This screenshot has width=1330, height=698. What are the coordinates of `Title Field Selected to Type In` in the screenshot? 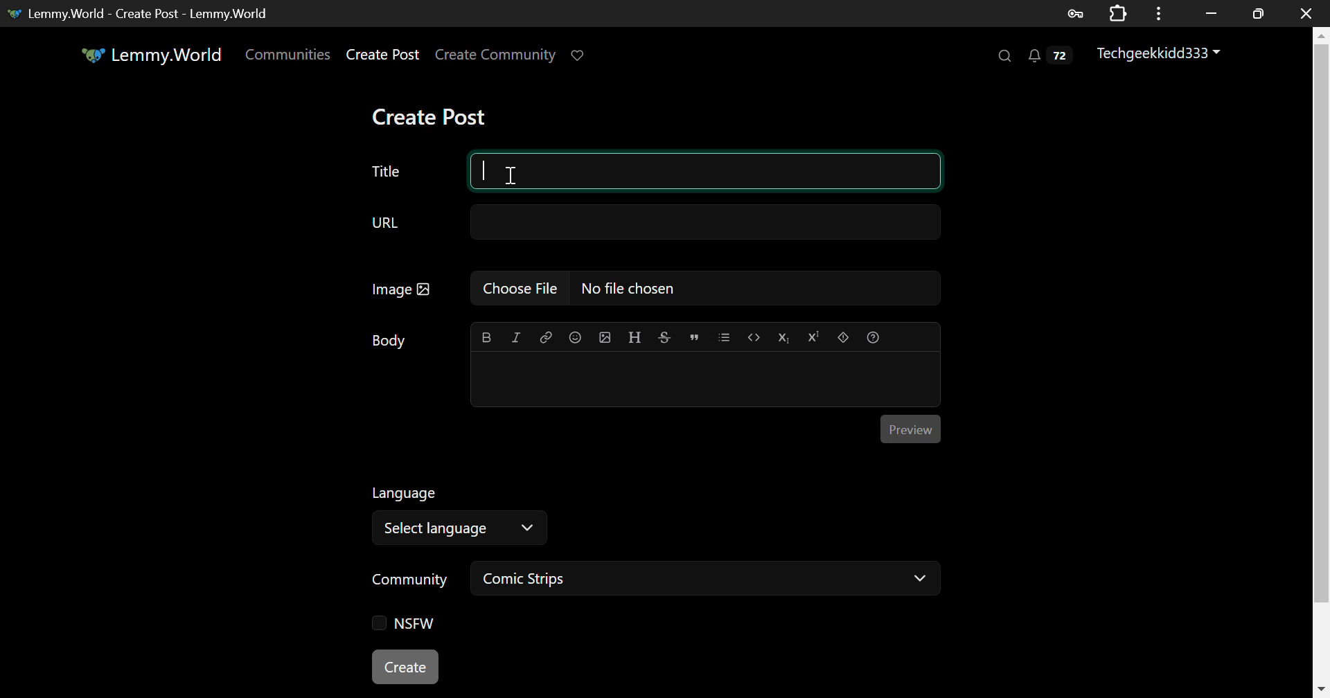 It's located at (706, 172).